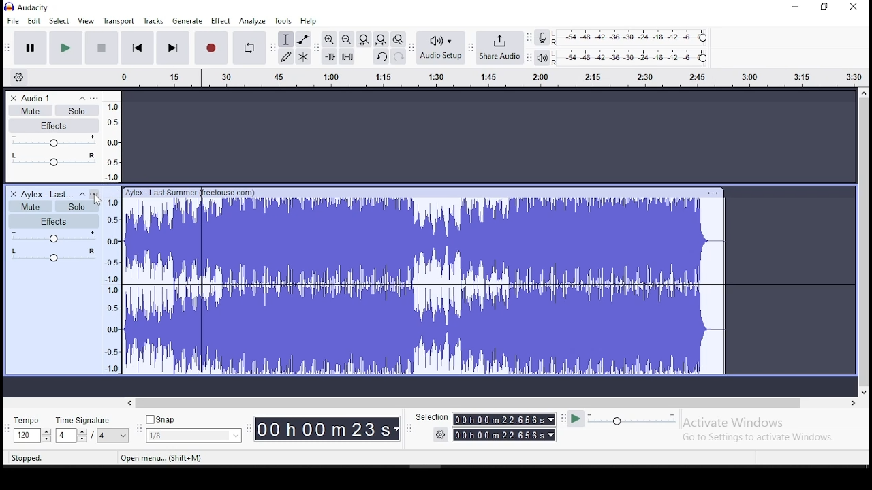  What do you see at coordinates (172, 49) in the screenshot?
I see `skip to end` at bounding box center [172, 49].